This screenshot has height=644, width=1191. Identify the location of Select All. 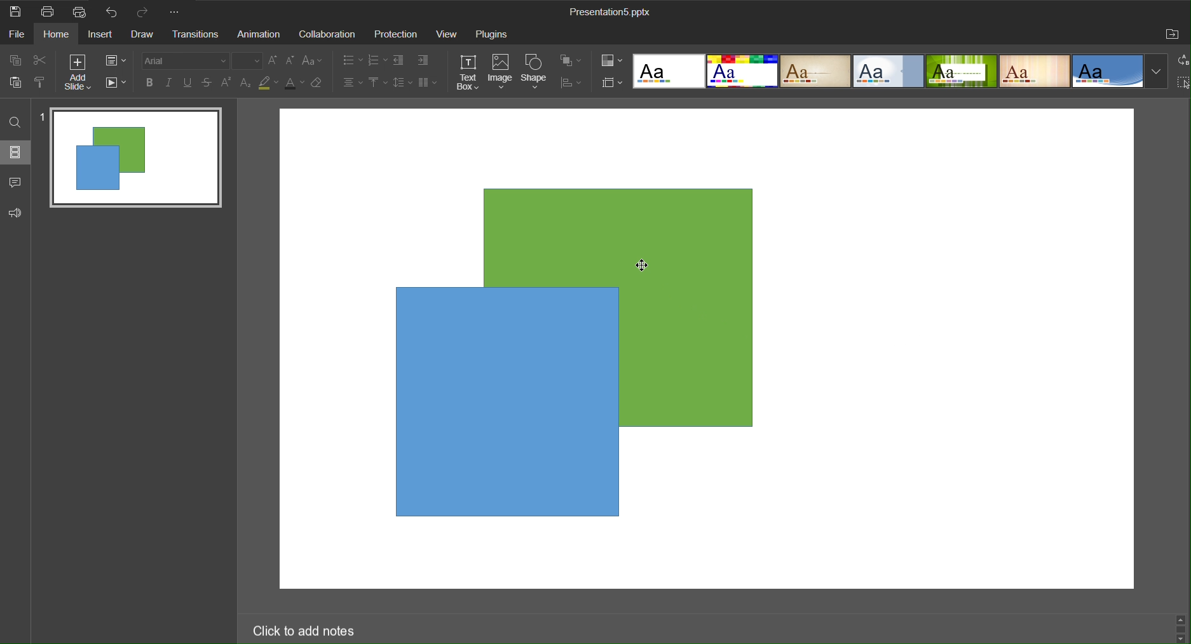
(1183, 84).